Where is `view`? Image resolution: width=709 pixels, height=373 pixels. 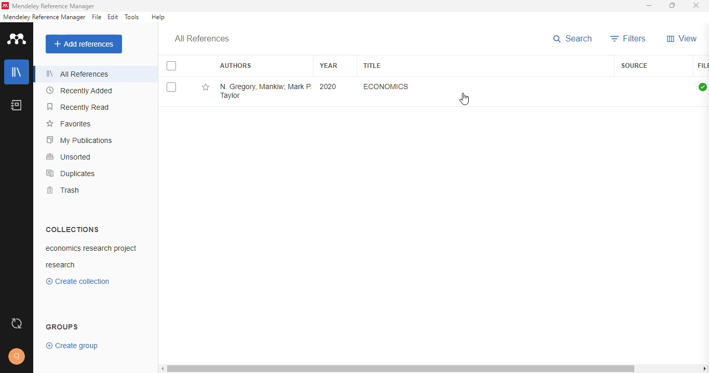 view is located at coordinates (681, 38).